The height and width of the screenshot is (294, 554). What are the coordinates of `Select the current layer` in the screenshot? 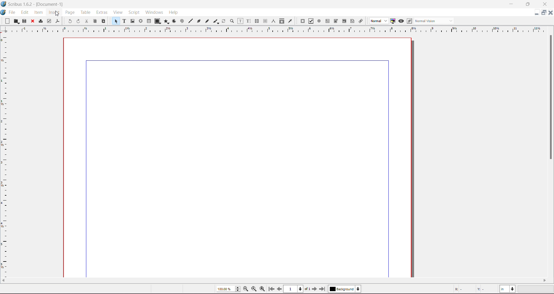 It's located at (345, 289).